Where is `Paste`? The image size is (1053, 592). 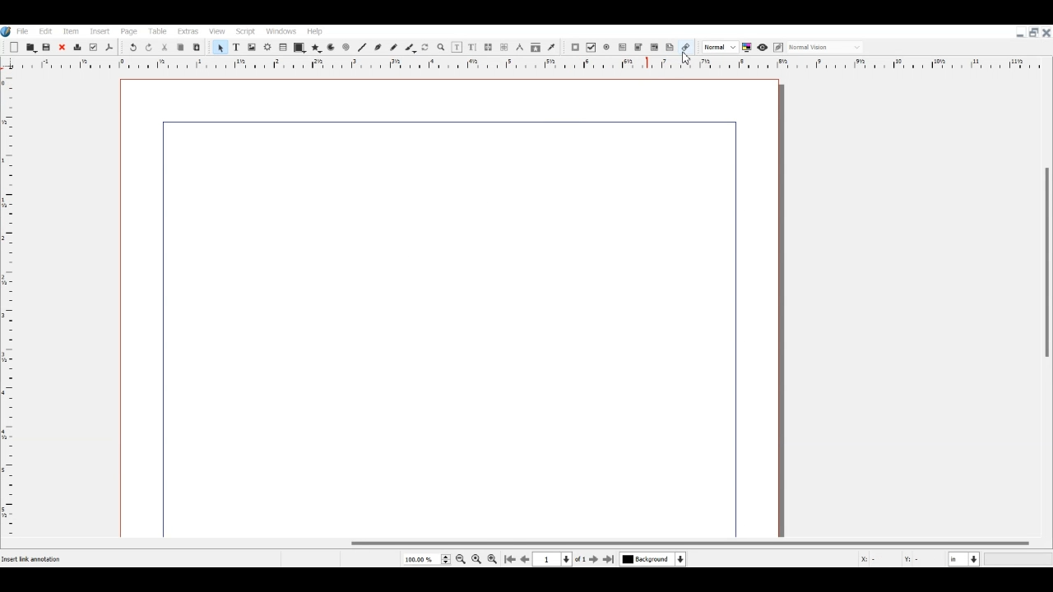
Paste is located at coordinates (197, 47).